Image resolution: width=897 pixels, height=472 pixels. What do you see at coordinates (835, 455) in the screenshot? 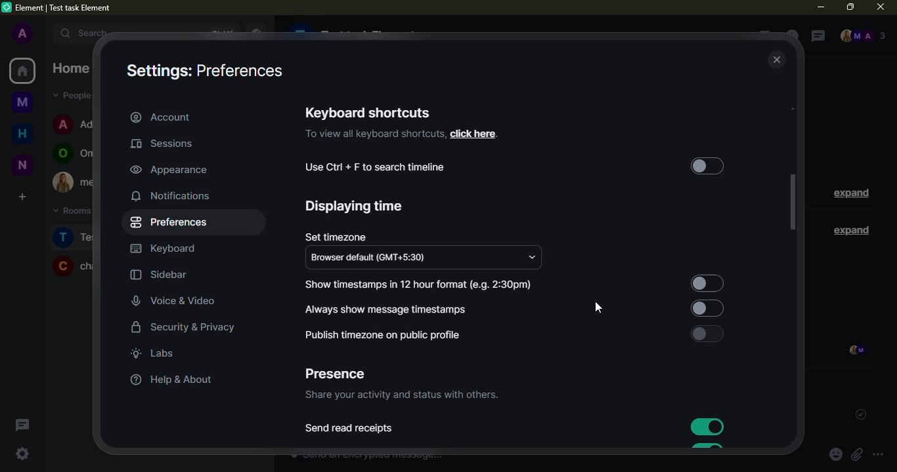
I see `emoji` at bounding box center [835, 455].